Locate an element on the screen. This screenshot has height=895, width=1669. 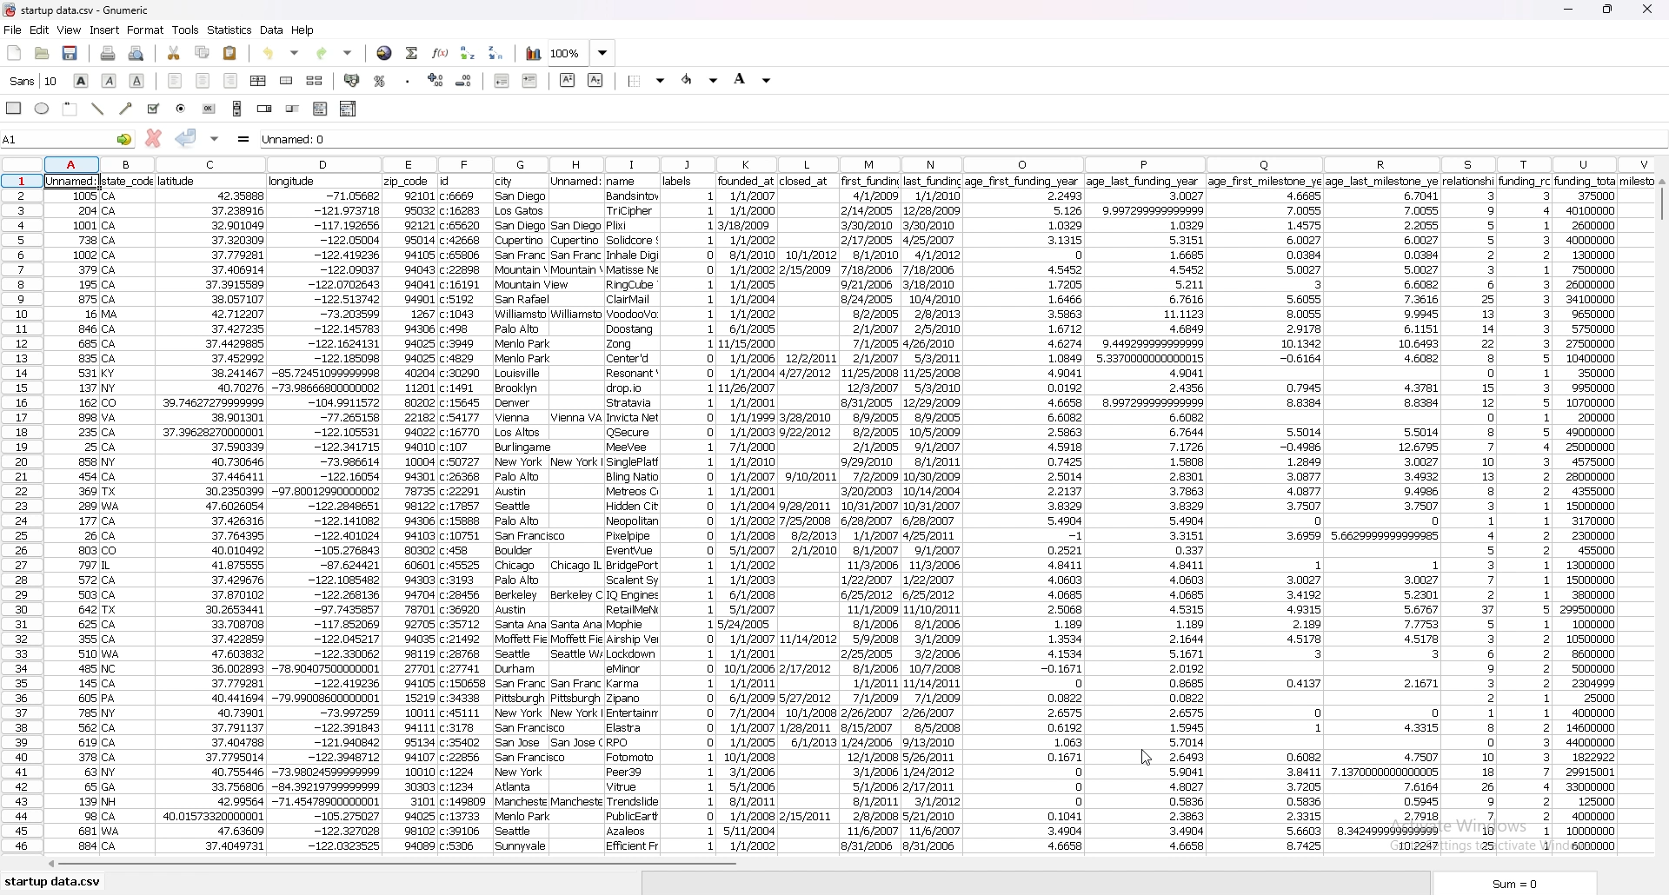
open is located at coordinates (43, 54).